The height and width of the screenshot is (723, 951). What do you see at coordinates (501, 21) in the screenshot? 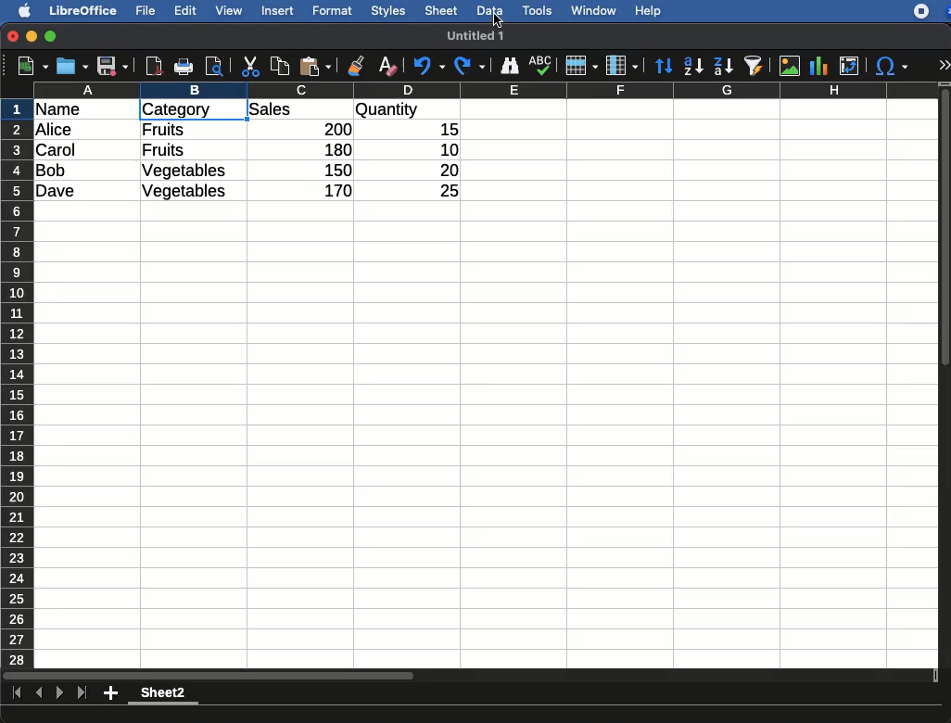
I see ` cursor` at bounding box center [501, 21].